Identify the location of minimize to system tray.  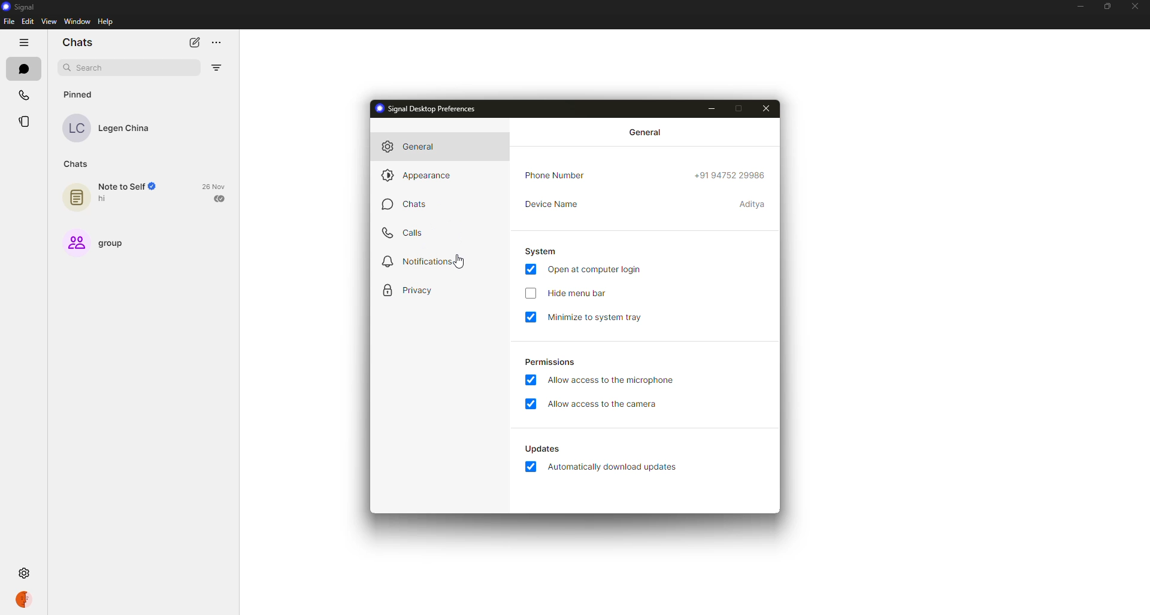
(601, 318).